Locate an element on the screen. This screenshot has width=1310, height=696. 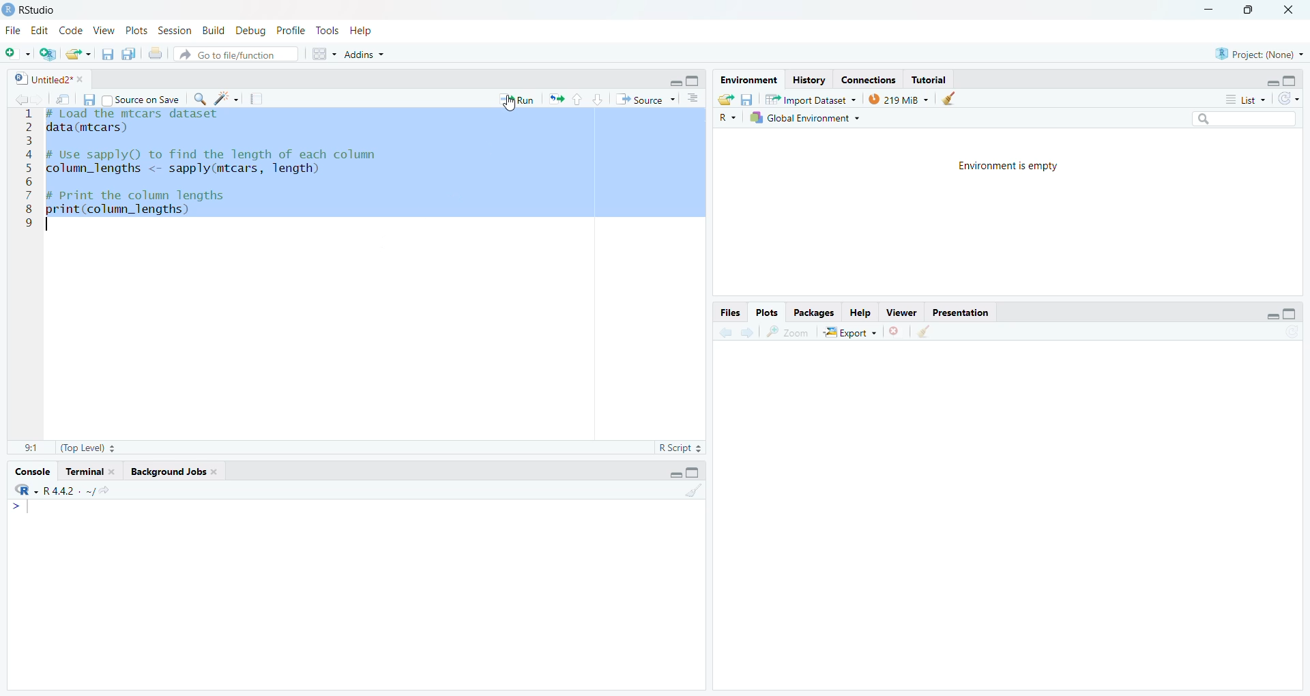
Import Dataset ~ is located at coordinates (811, 99).